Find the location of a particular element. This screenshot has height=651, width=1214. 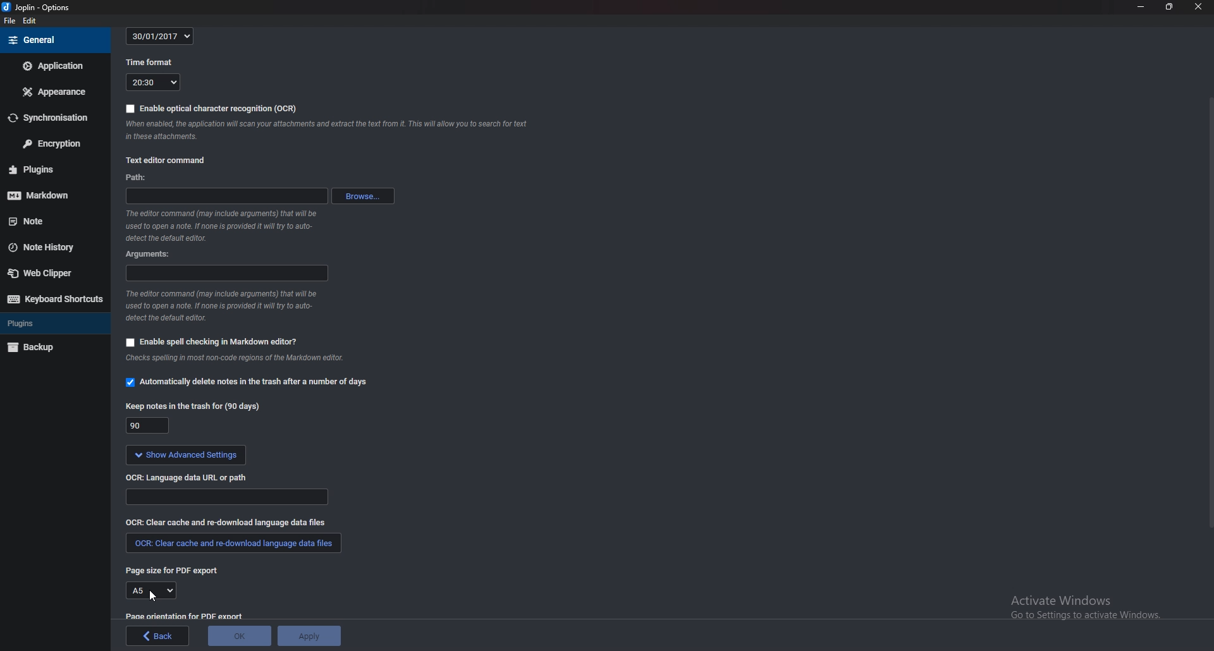

note is located at coordinates (43, 222).